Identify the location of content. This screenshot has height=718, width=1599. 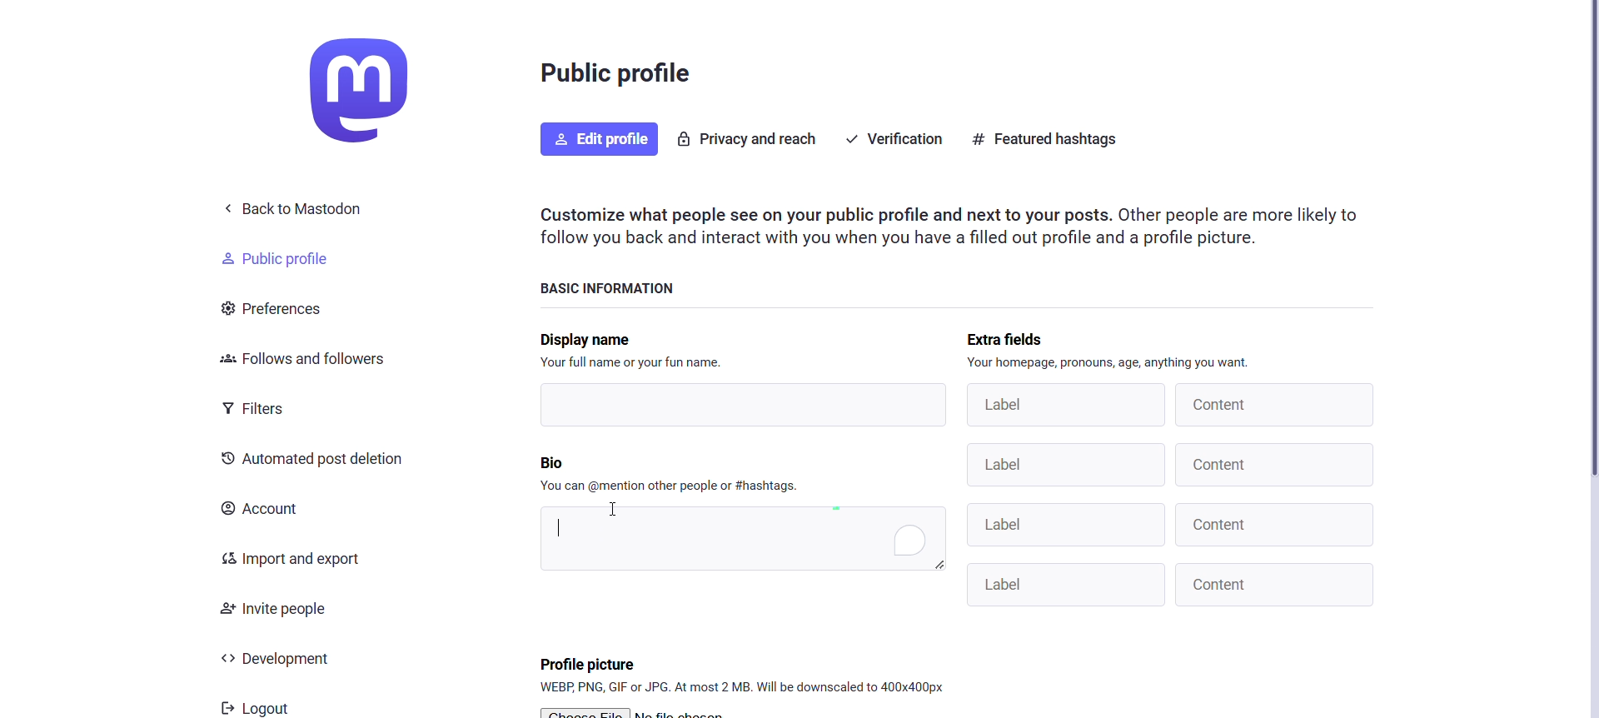
(1273, 525).